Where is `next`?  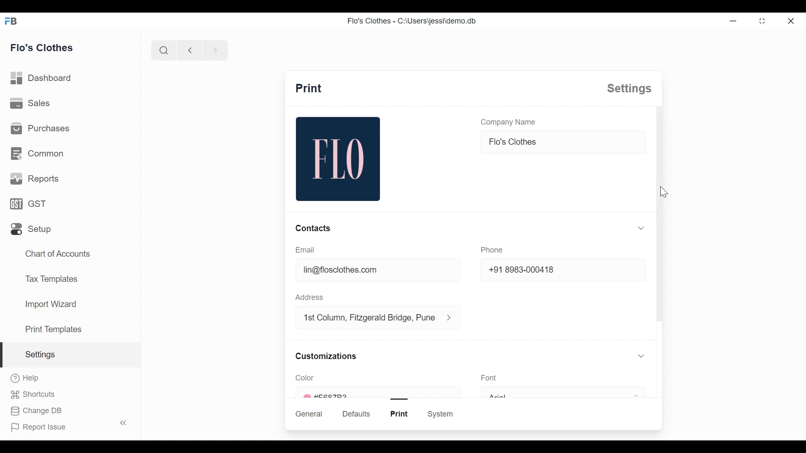 next is located at coordinates (216, 50).